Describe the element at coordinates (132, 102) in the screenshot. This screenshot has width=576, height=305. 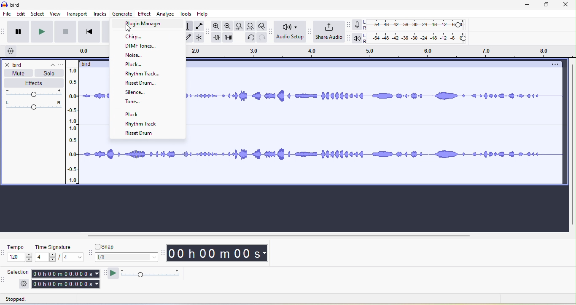
I see `tone` at that location.